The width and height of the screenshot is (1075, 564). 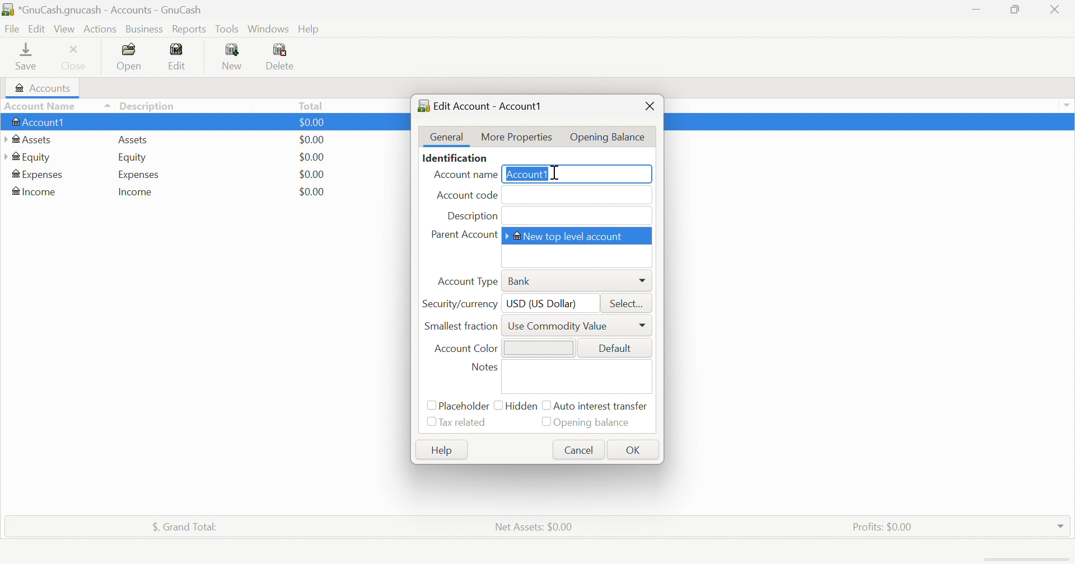 What do you see at coordinates (473, 217) in the screenshot?
I see `Description` at bounding box center [473, 217].